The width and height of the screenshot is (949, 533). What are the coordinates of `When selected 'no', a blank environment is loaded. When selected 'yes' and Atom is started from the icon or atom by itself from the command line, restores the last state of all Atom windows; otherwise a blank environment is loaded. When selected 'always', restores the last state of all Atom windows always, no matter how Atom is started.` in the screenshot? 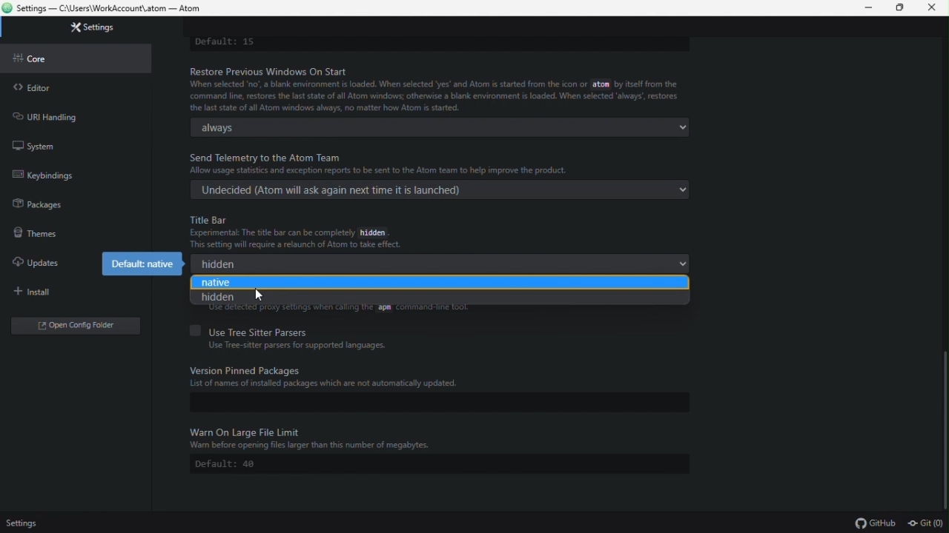 It's located at (434, 96).